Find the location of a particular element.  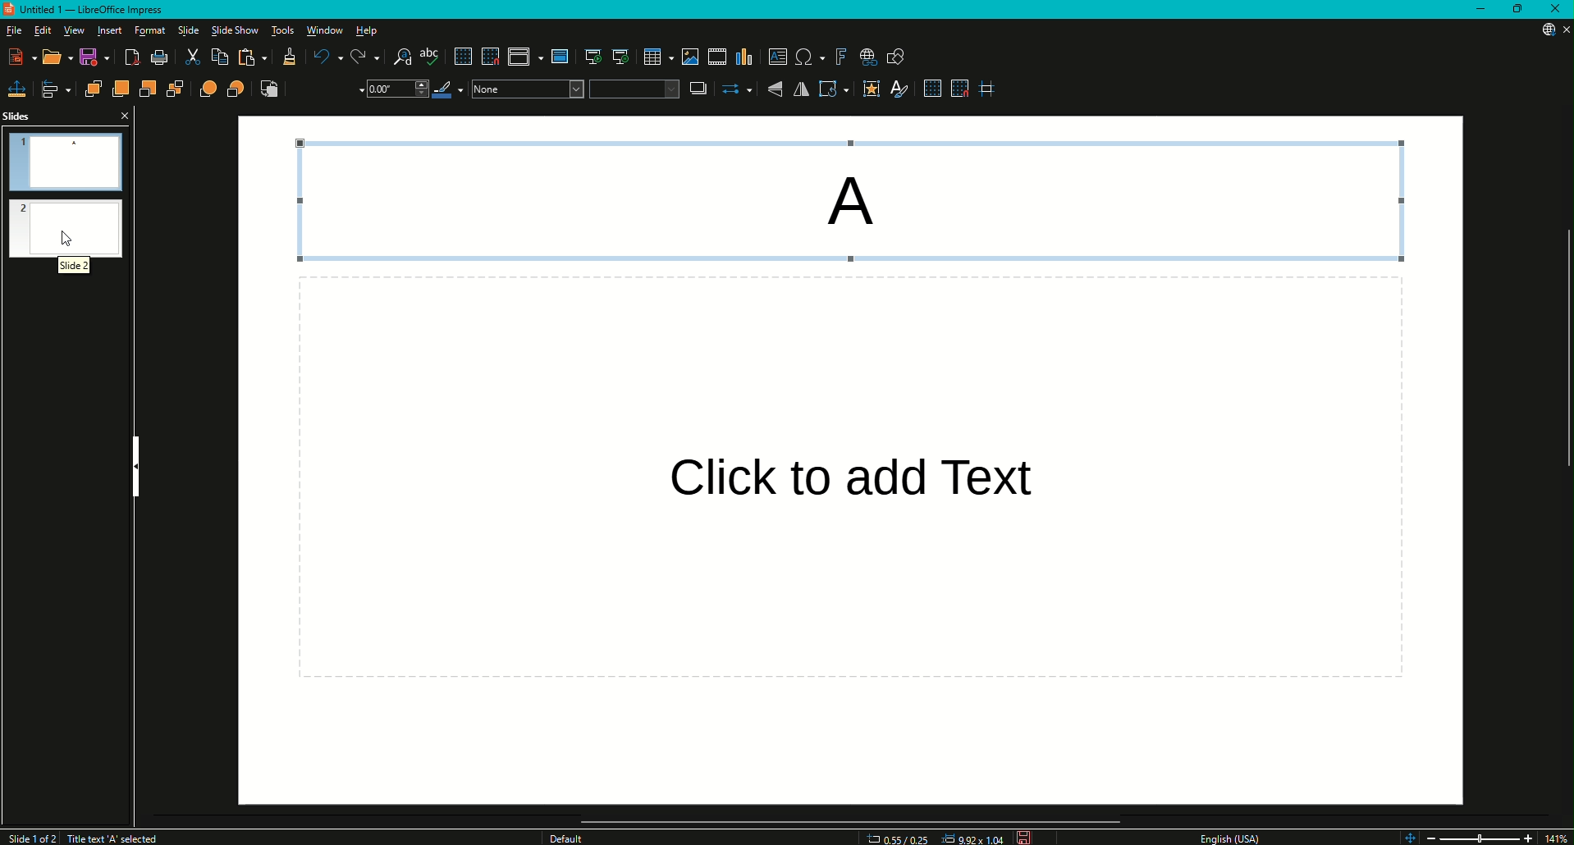

Table is located at coordinates (653, 54).